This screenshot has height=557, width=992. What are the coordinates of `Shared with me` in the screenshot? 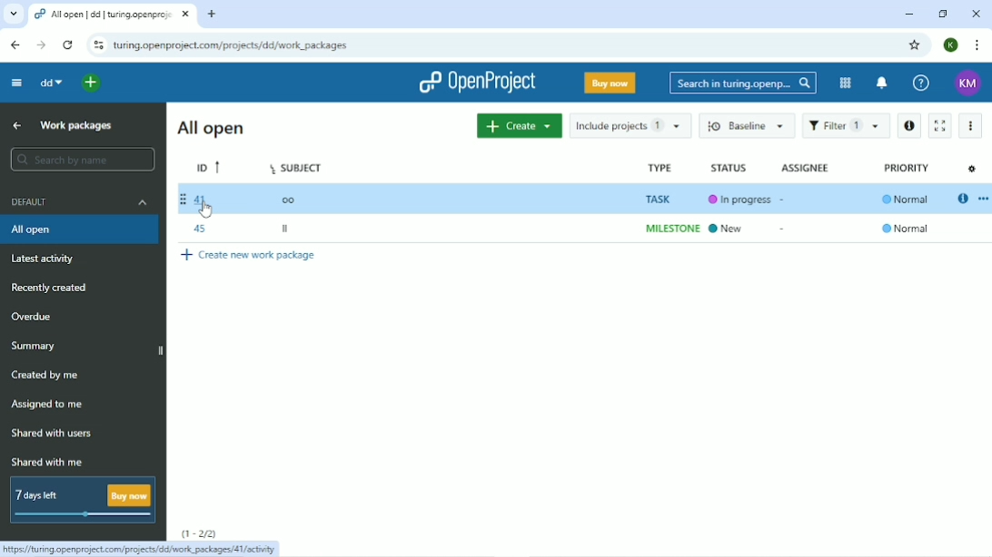 It's located at (46, 461).